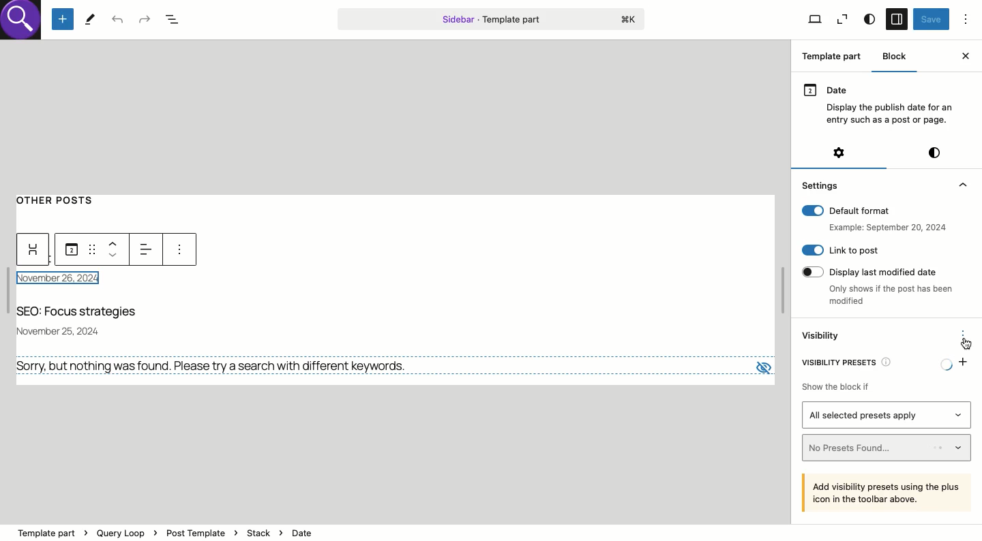 The height and width of the screenshot is (541, 982). What do you see at coordinates (966, 18) in the screenshot?
I see `Options` at bounding box center [966, 18].